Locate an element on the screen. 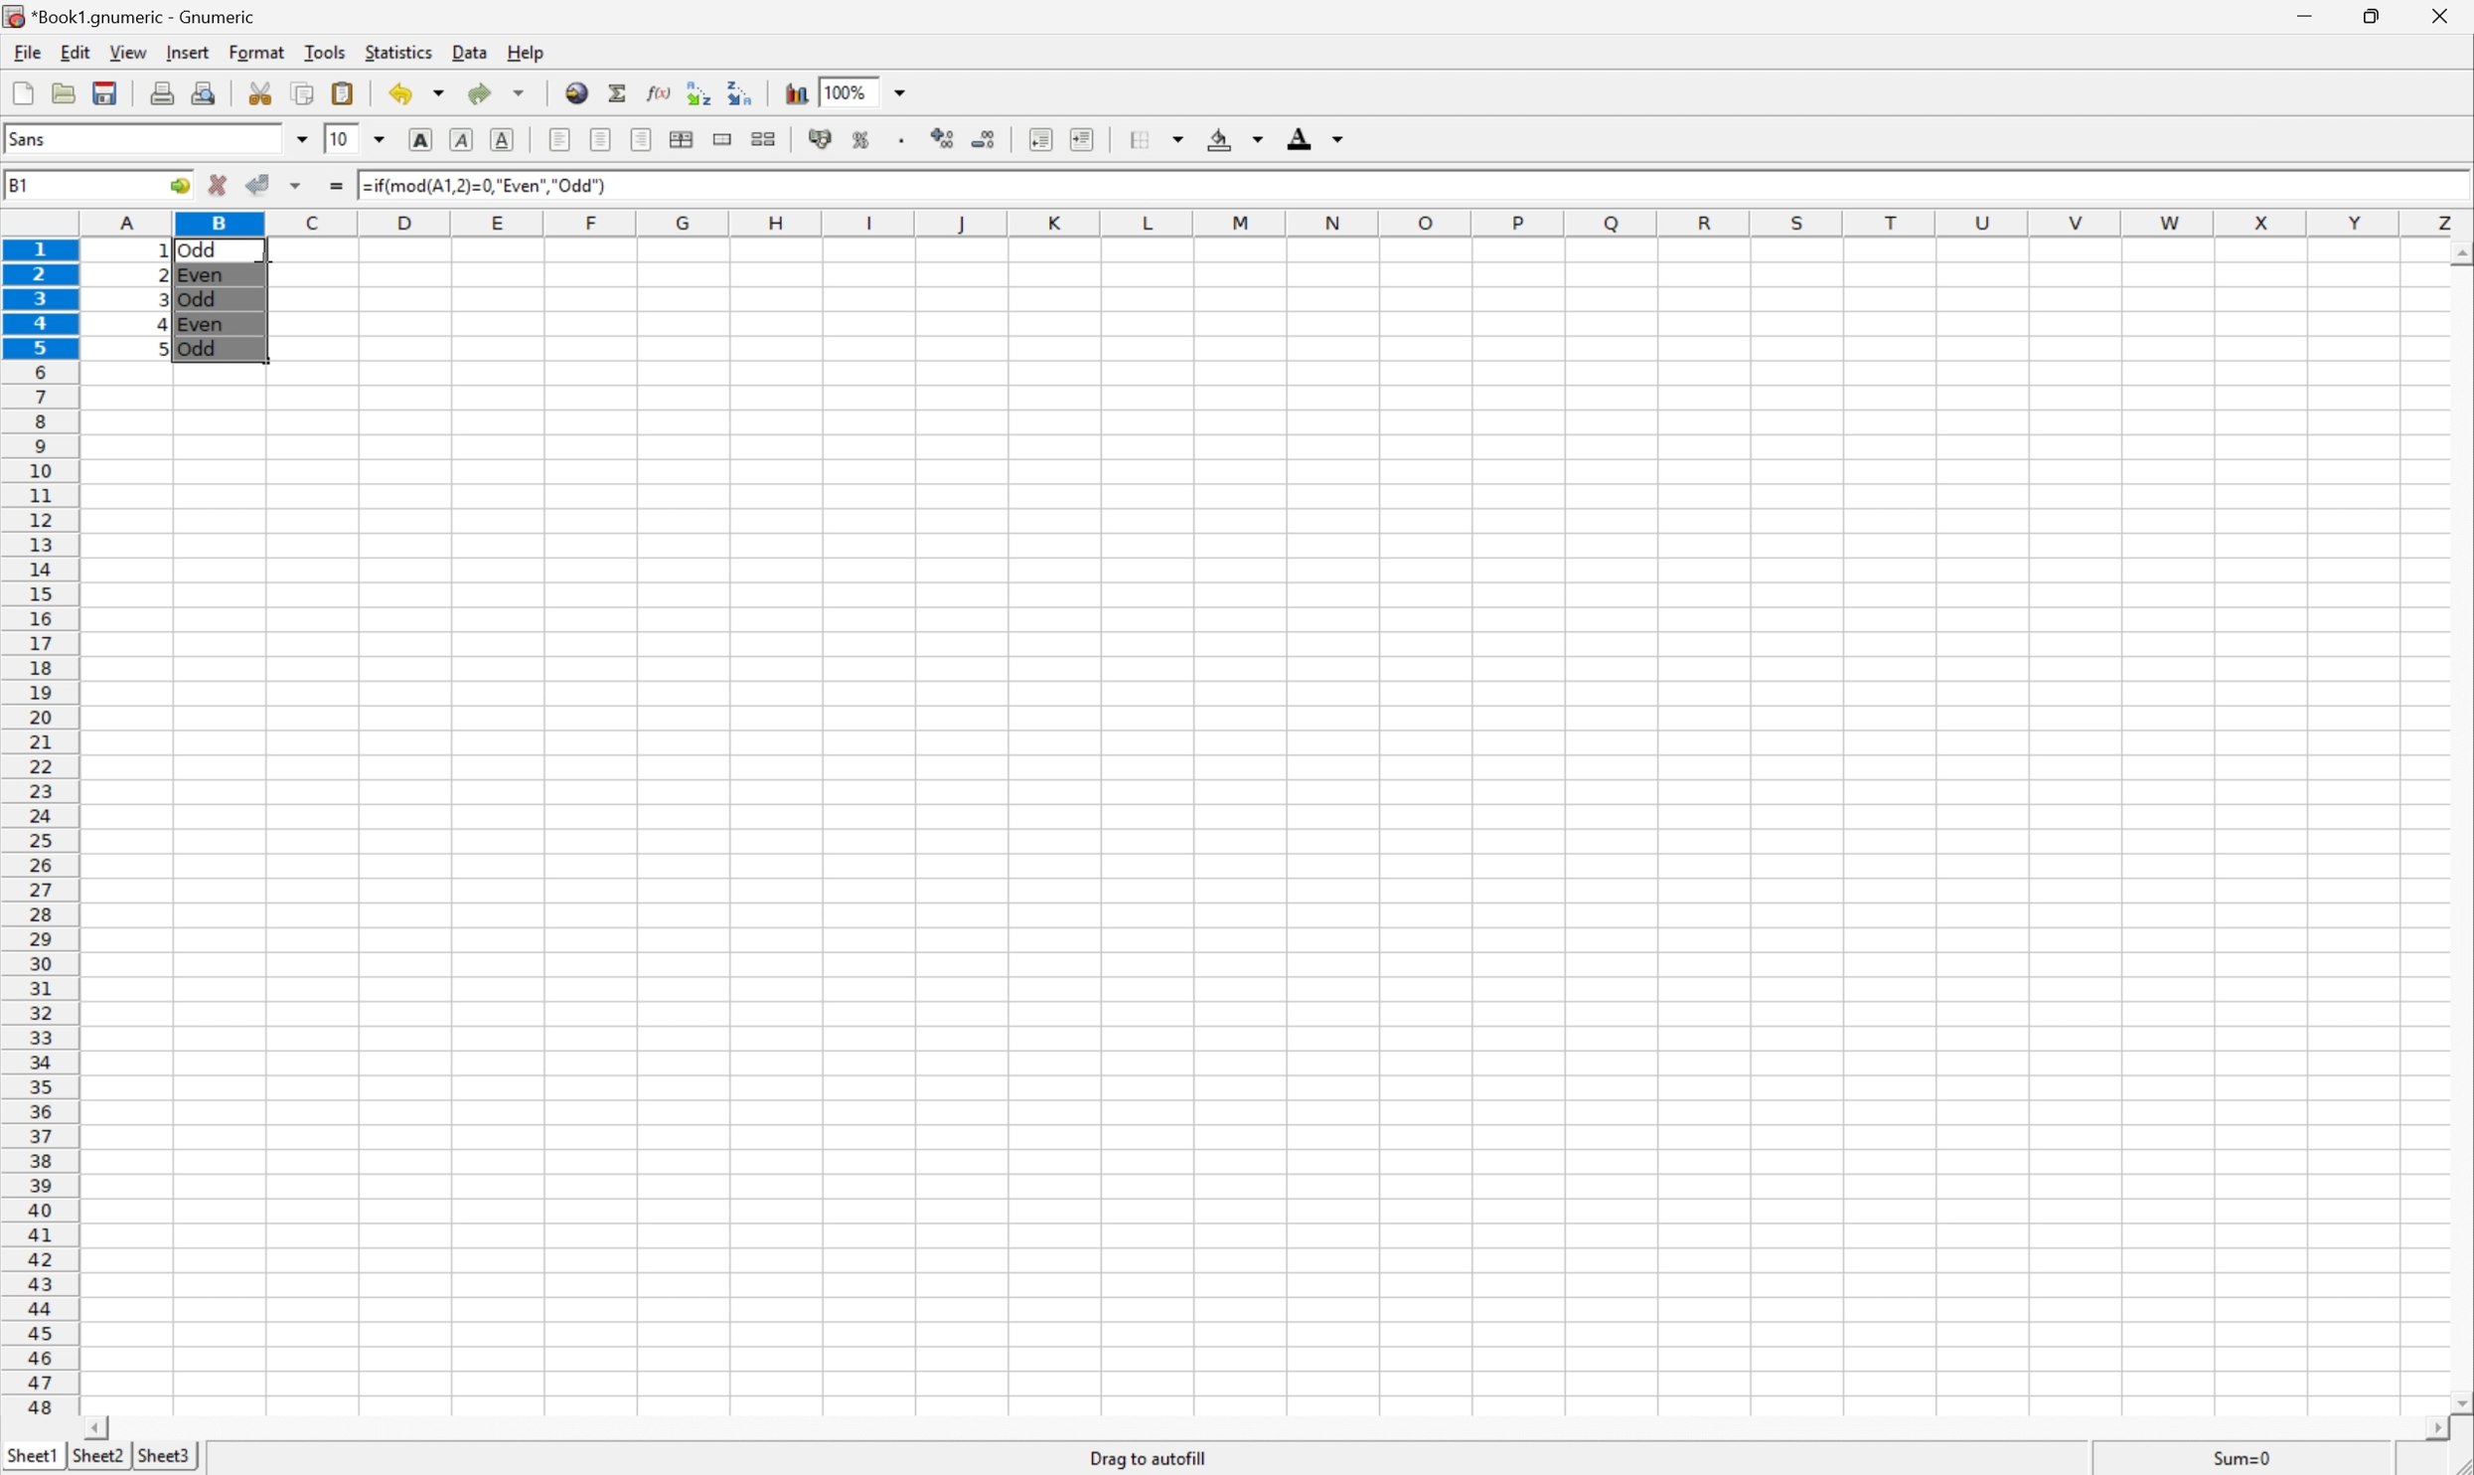 Image resolution: width=2474 pixels, height=1475 pixels. Insert a hyperlink is located at coordinates (577, 93).